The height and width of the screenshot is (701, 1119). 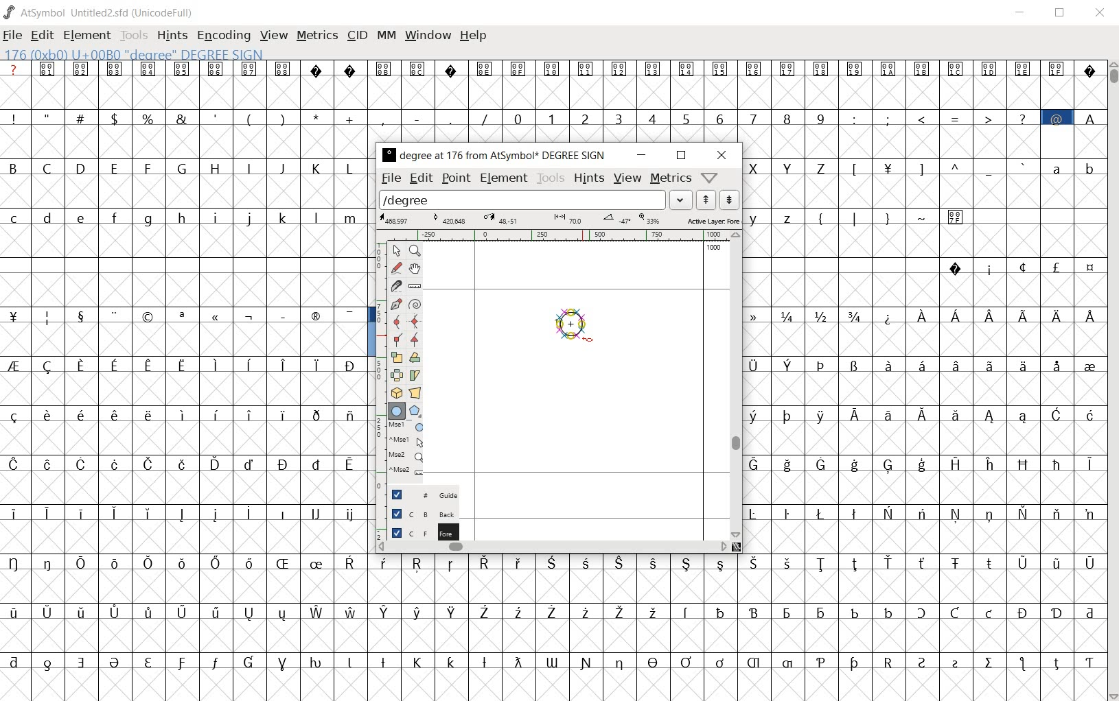 I want to click on close, so click(x=1100, y=14).